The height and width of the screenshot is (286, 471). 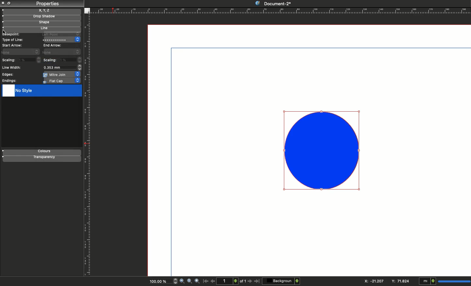 I want to click on End arrow, so click(x=54, y=45).